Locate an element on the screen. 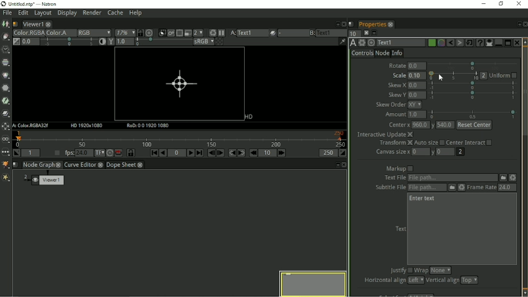  Curve editor is located at coordinates (84, 165).